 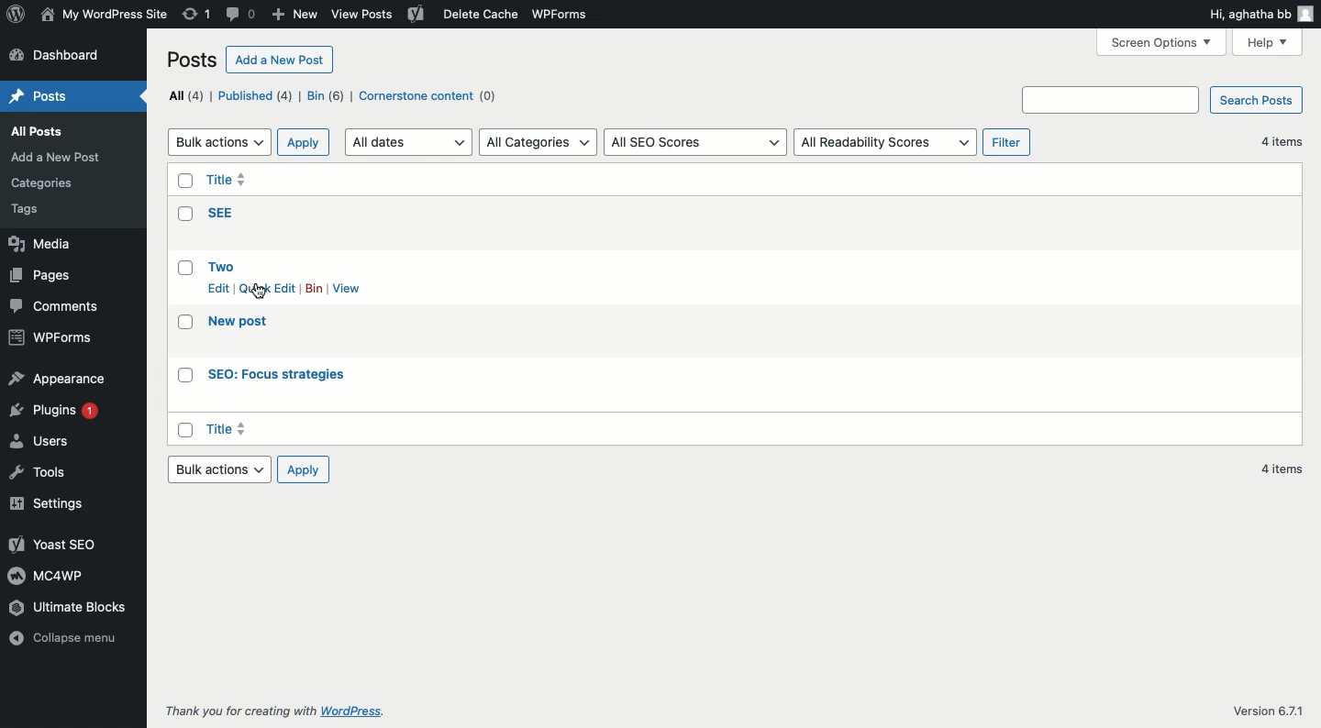 What do you see at coordinates (56, 502) in the screenshot?
I see `Settings` at bounding box center [56, 502].